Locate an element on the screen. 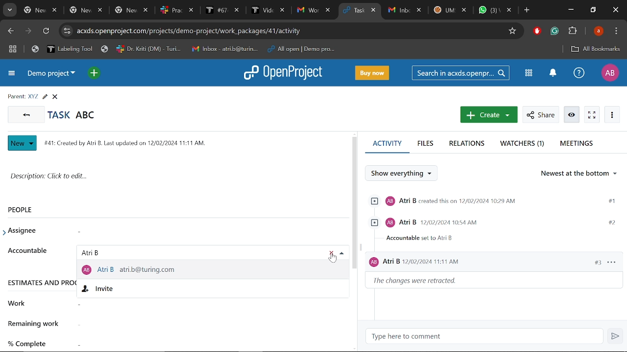  Current site address is located at coordinates (290, 31).